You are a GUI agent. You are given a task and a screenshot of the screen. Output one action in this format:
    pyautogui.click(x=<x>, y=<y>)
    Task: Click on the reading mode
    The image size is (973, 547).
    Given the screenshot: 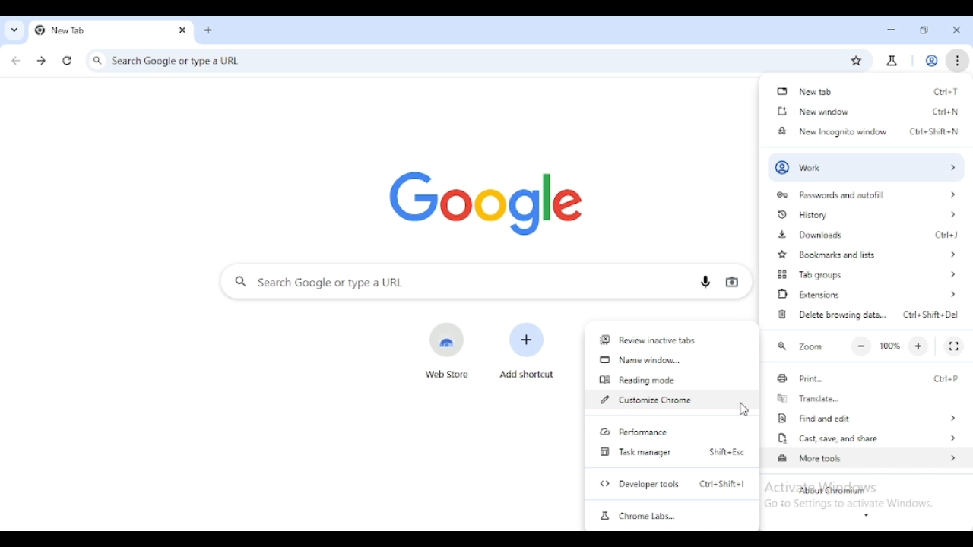 What is the action you would take?
    pyautogui.click(x=639, y=379)
    